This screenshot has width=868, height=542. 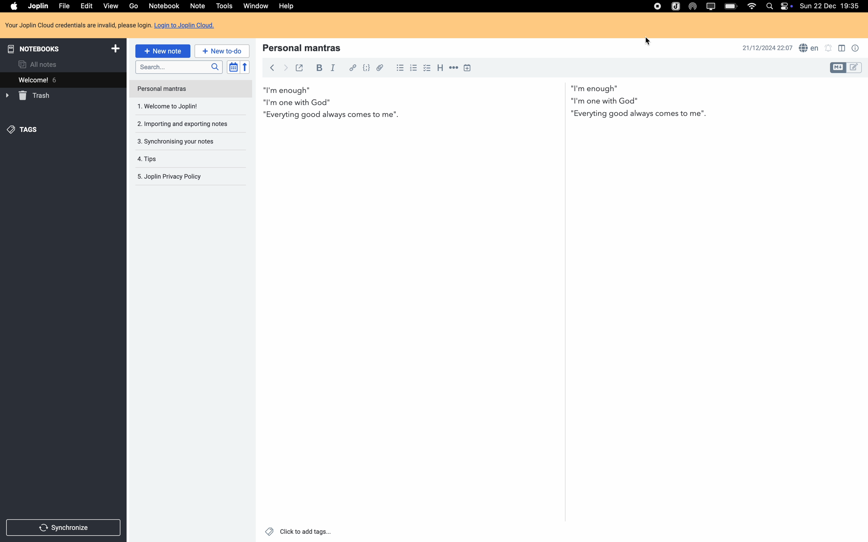 I want to click on numbered list, so click(x=413, y=67).